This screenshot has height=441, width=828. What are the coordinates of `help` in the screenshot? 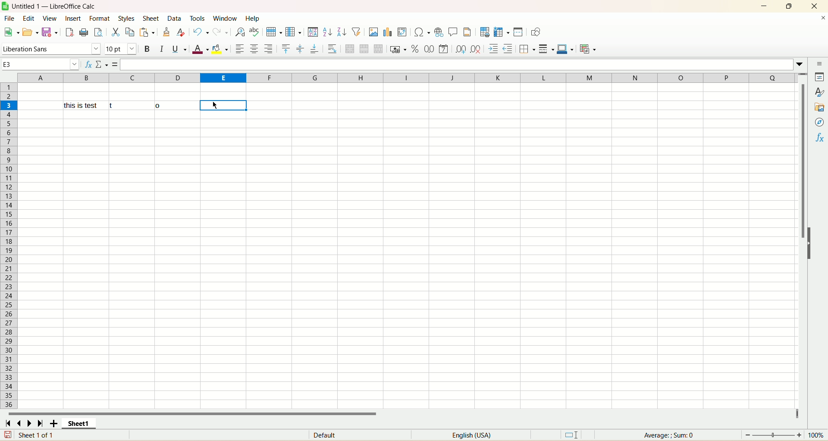 It's located at (252, 19).